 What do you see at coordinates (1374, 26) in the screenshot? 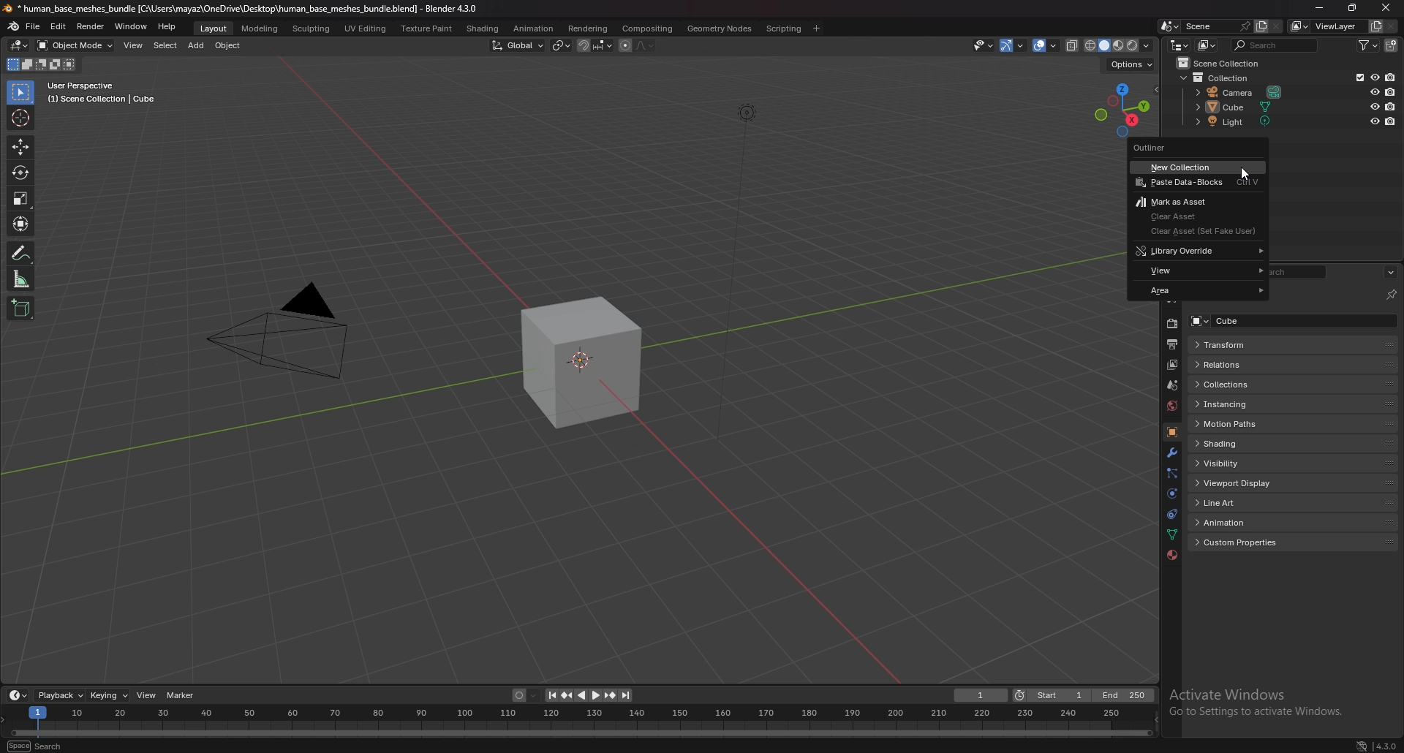
I see `add view layer` at bounding box center [1374, 26].